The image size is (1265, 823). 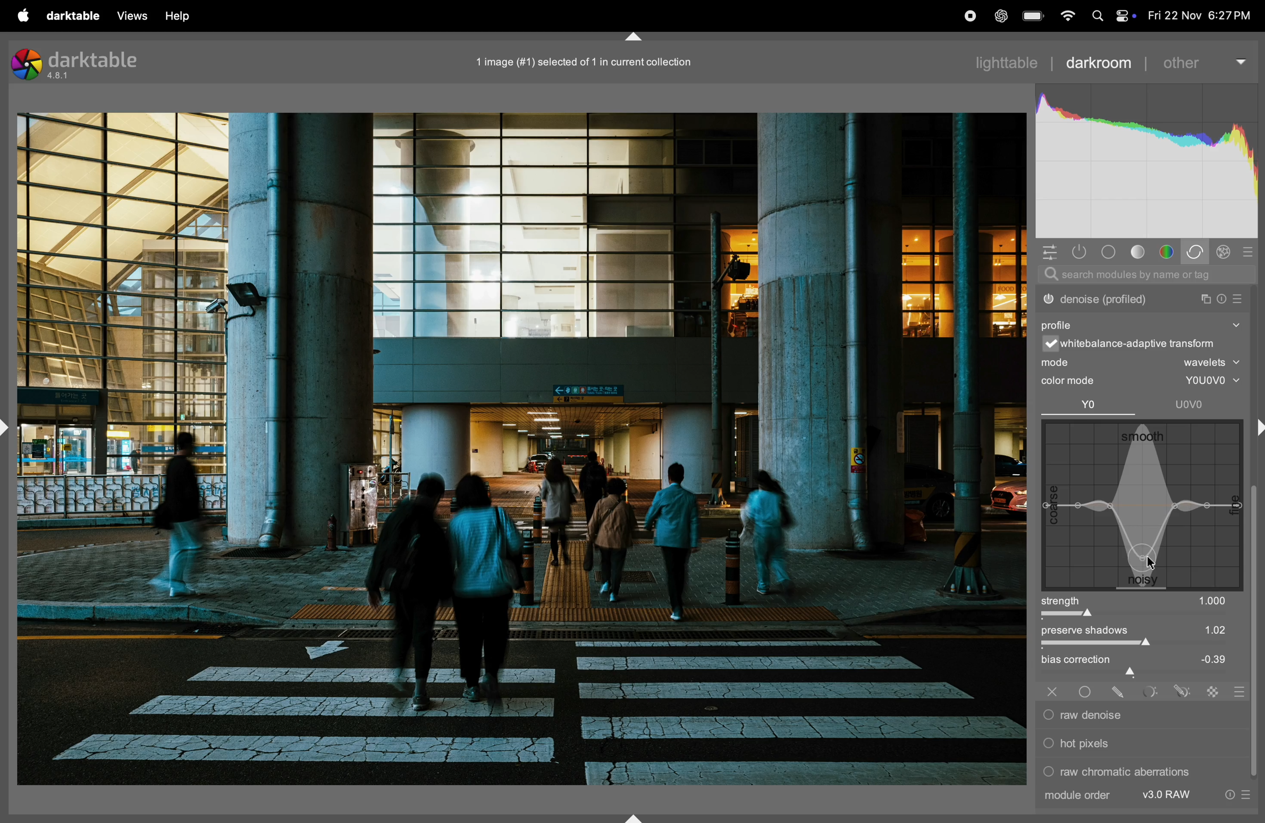 I want to click on color mode, so click(x=1069, y=383).